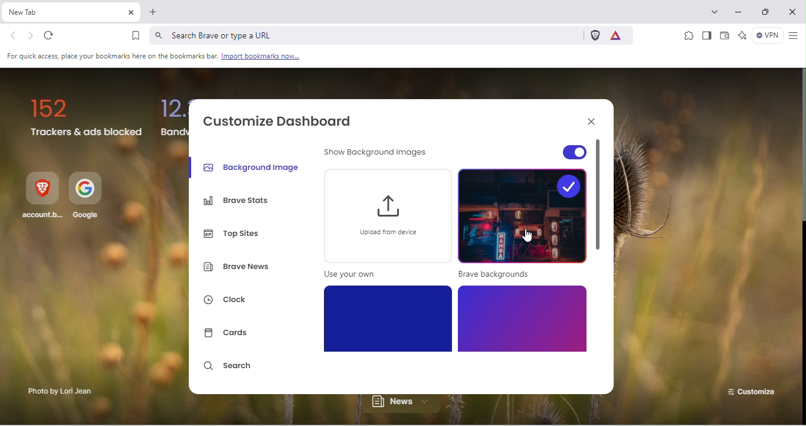 The image size is (806, 426). I want to click on Maximize, so click(768, 14).